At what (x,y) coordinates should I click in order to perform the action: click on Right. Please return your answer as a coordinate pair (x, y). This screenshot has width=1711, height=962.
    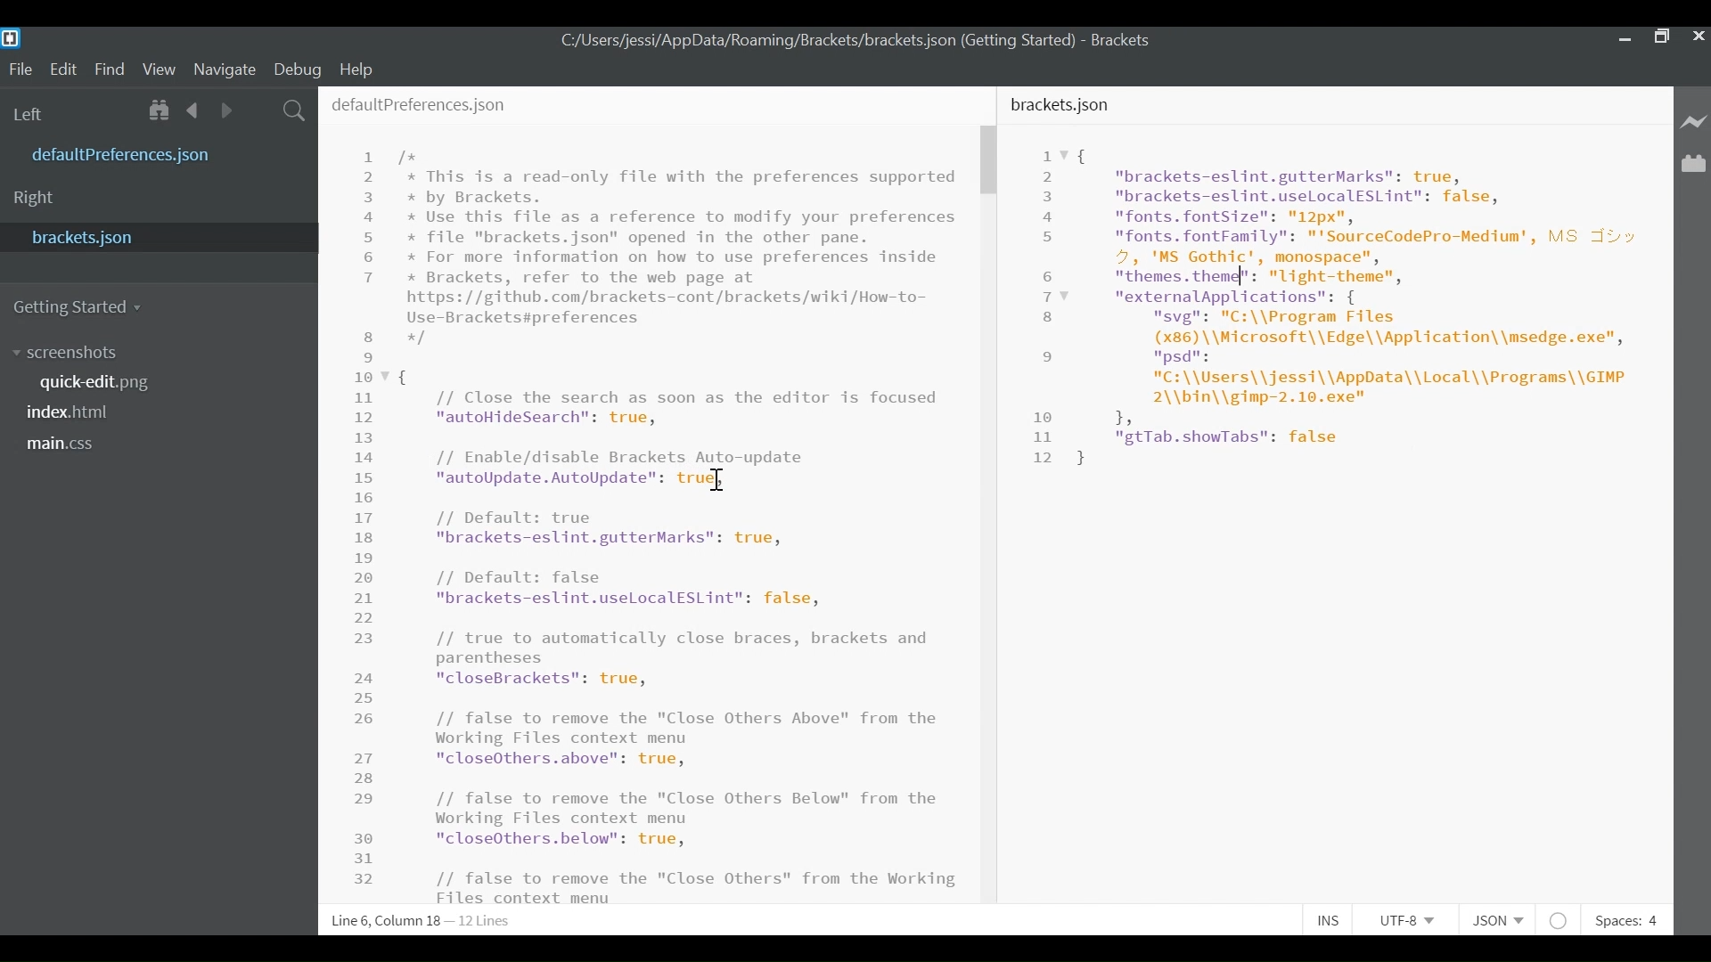
    Looking at the image, I should click on (34, 199).